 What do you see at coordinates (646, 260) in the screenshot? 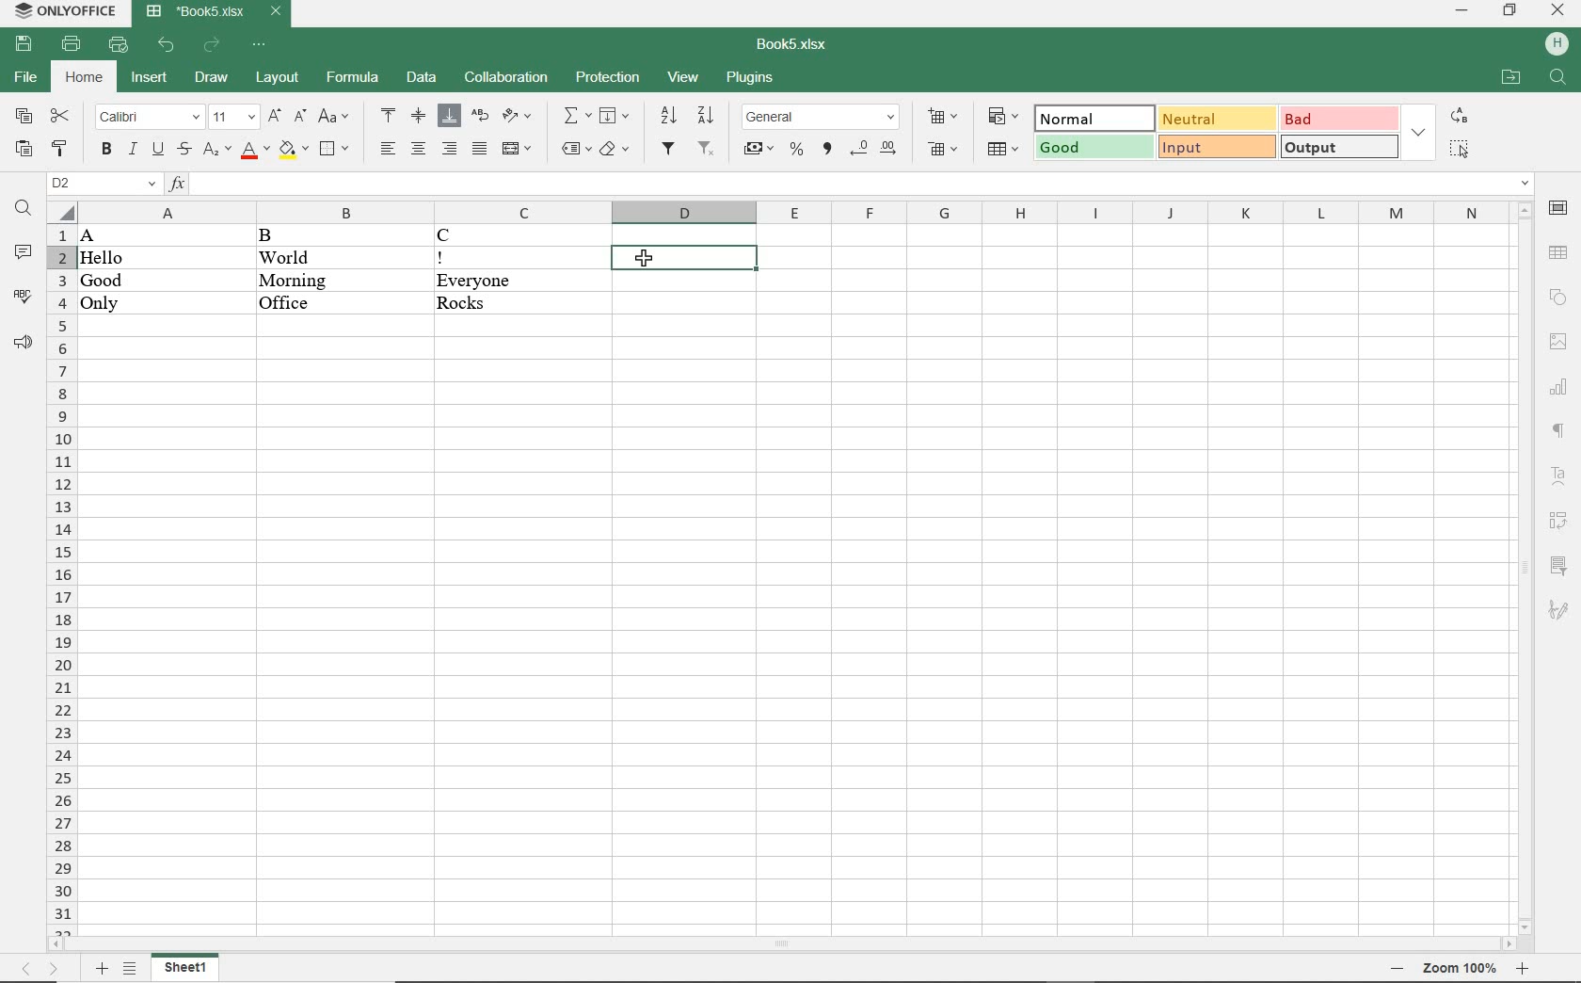
I see `CURSOR` at bounding box center [646, 260].